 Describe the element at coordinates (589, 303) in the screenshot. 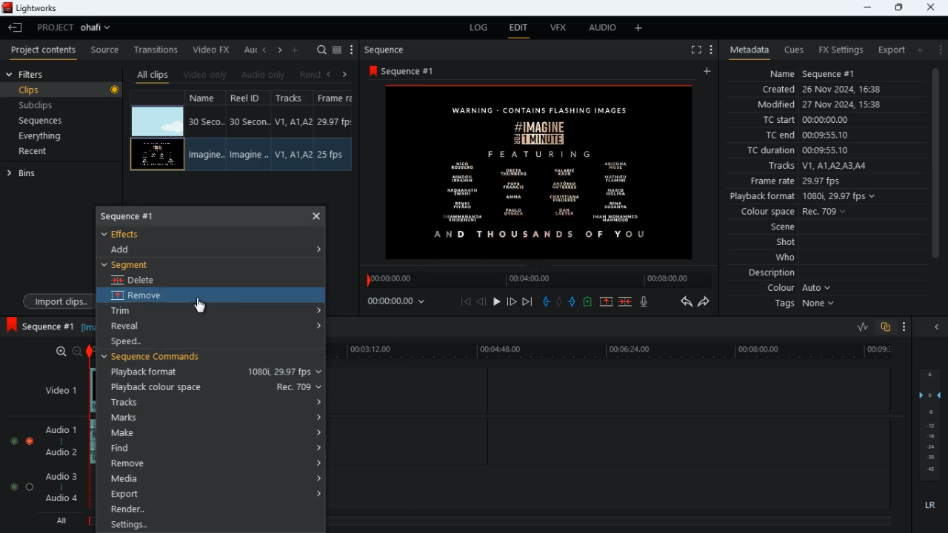

I see `battery` at that location.